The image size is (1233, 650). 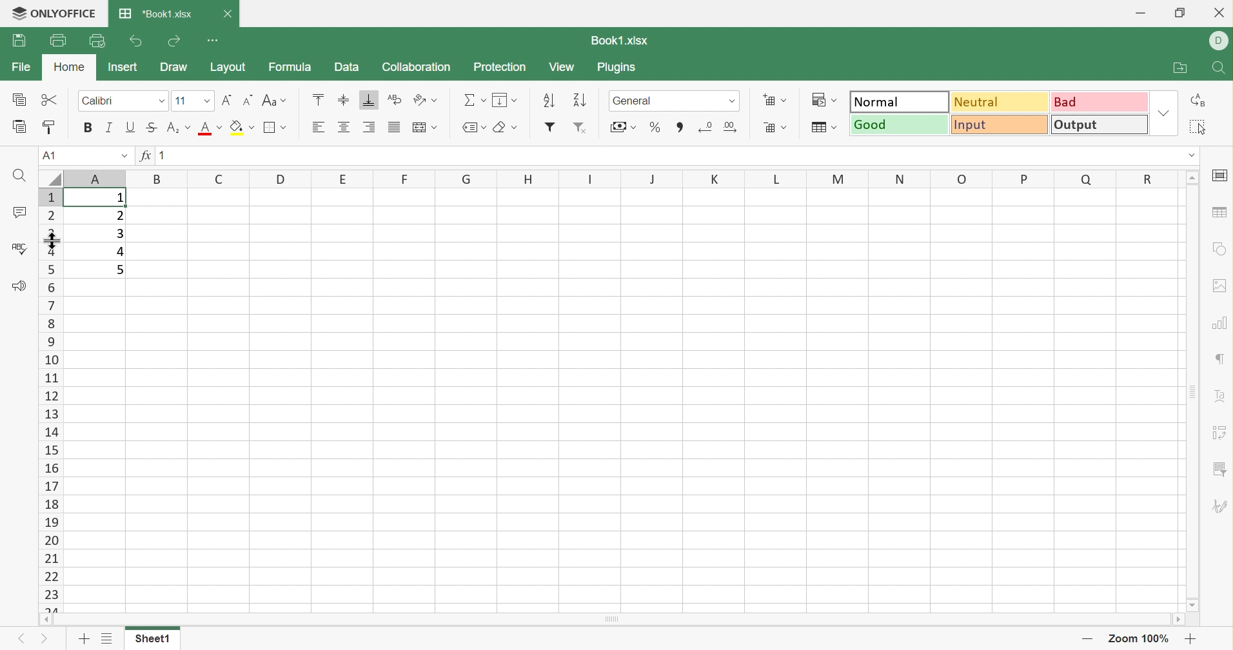 I want to click on Normal, so click(x=898, y=101).